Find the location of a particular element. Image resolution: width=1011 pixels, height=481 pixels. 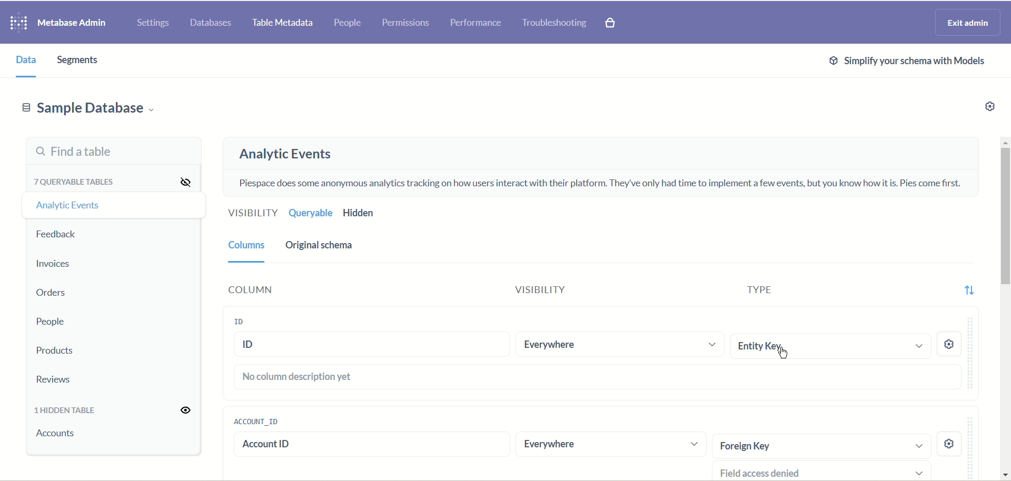

vertical scroll bar is located at coordinates (1004, 307).